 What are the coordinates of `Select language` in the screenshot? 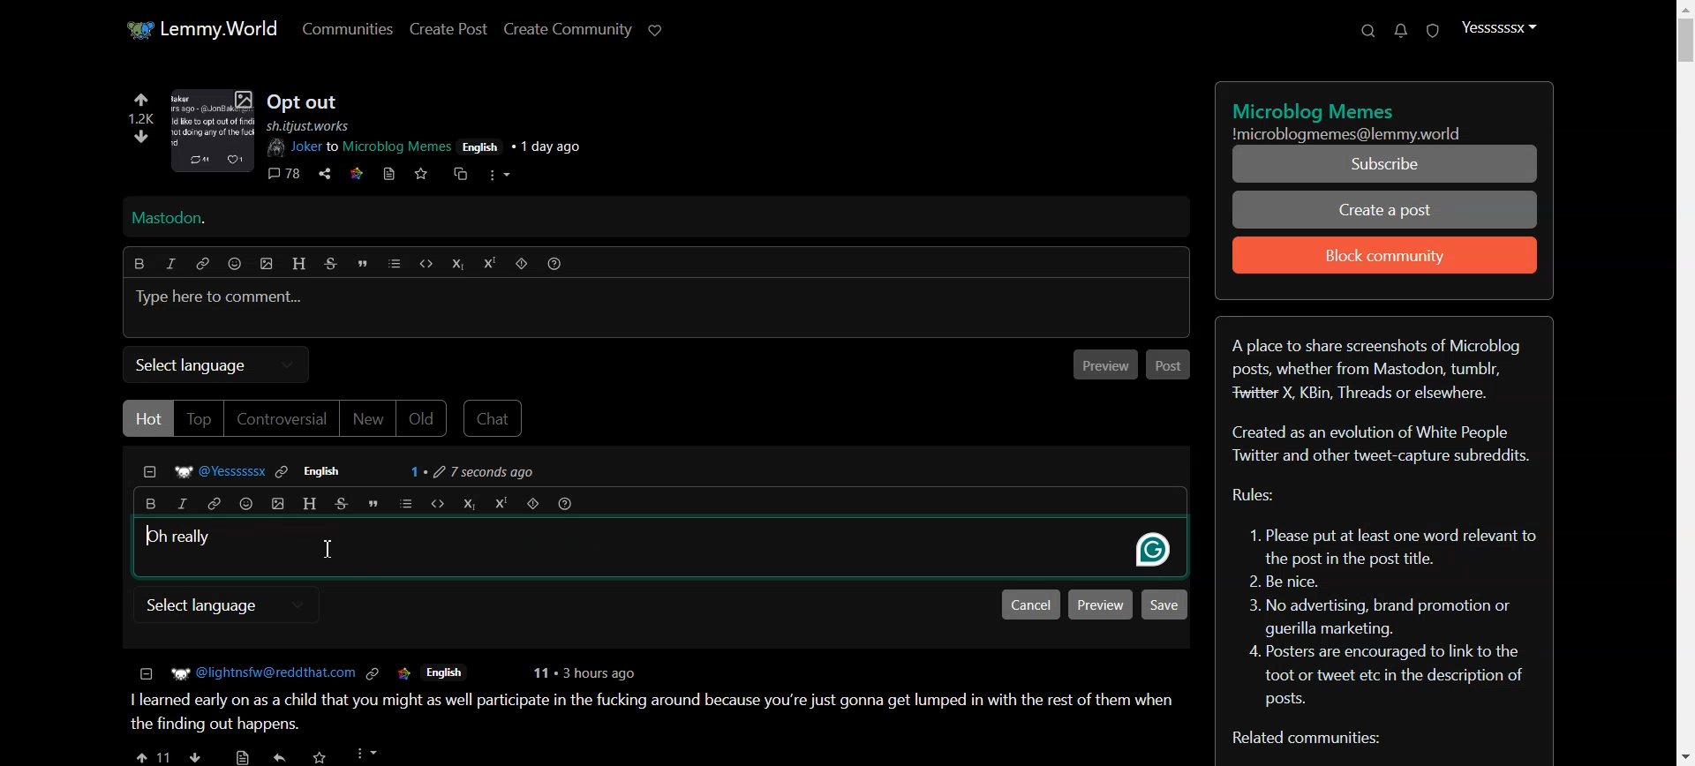 It's located at (217, 363).